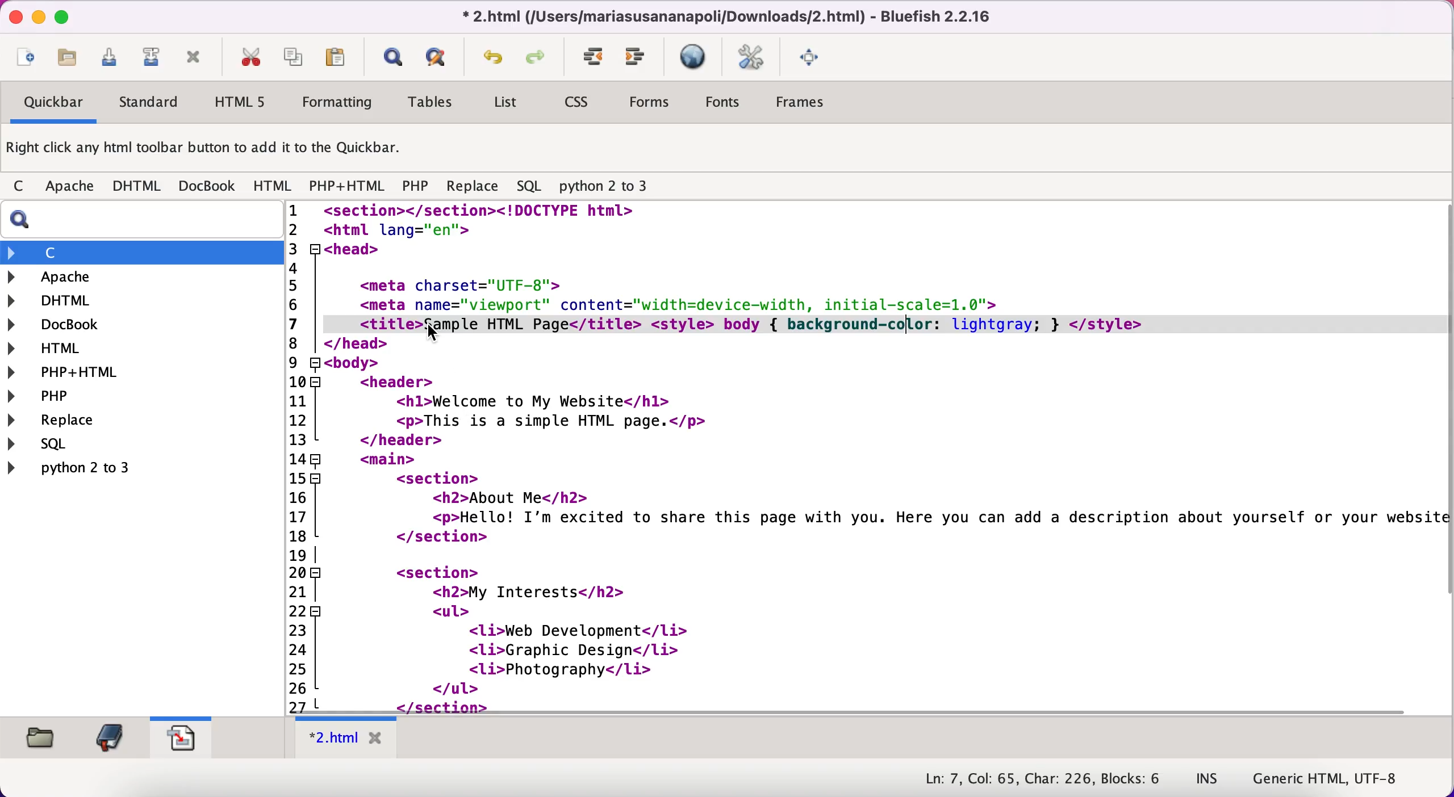 This screenshot has width=1454, height=797. What do you see at coordinates (1336, 777) in the screenshot?
I see `generic html, utf-8` at bounding box center [1336, 777].